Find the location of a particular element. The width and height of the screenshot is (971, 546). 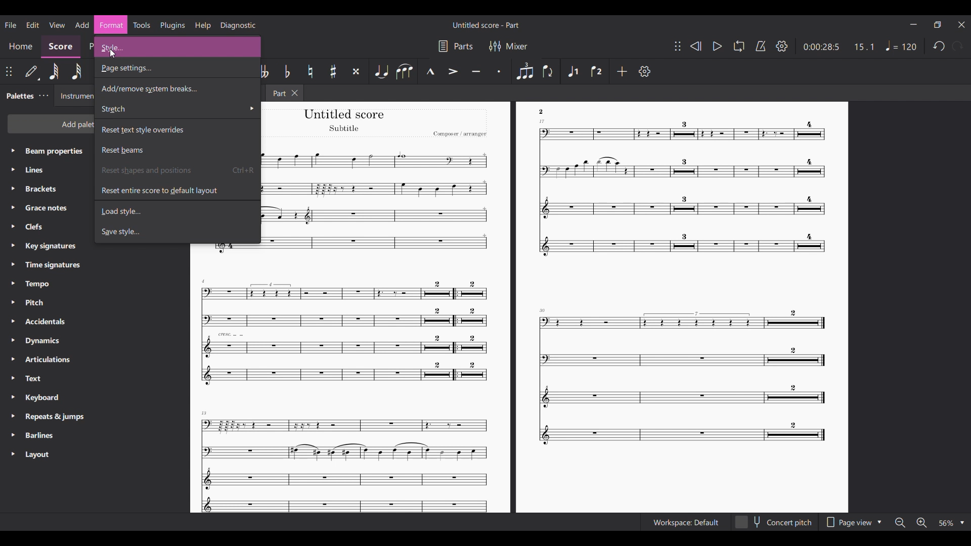

Flip direction is located at coordinates (548, 71).